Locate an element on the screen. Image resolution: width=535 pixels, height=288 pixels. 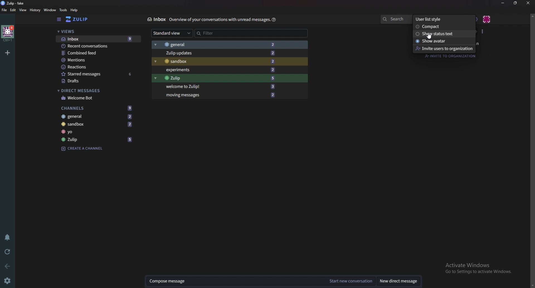
Info is located at coordinates (219, 20).